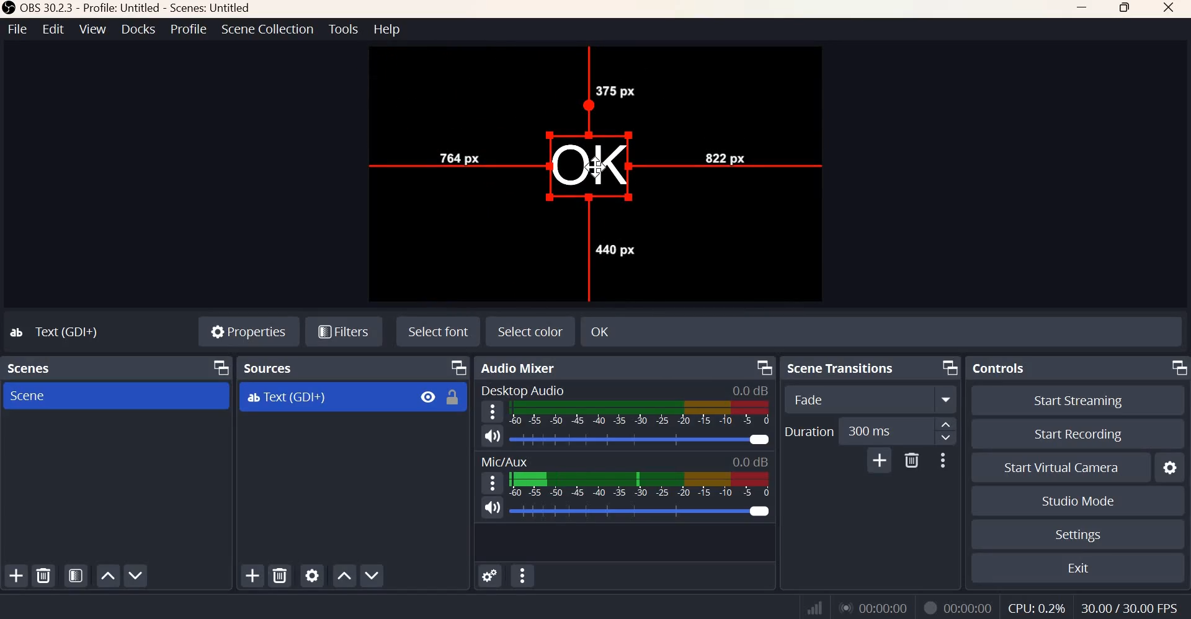 Image resolution: width=1191 pixels, height=619 pixels. I want to click on move source(s) up, so click(344, 576).